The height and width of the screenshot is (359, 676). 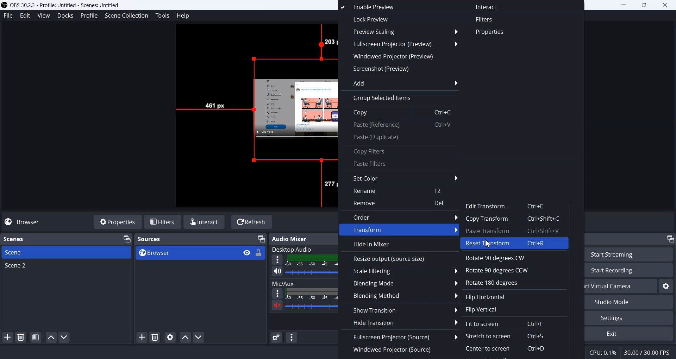 What do you see at coordinates (277, 338) in the screenshot?
I see `Advance audio properties` at bounding box center [277, 338].